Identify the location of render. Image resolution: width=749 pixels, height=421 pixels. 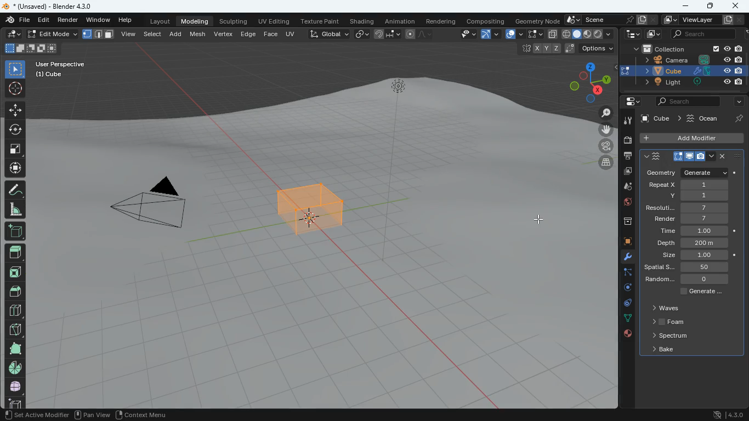
(691, 219).